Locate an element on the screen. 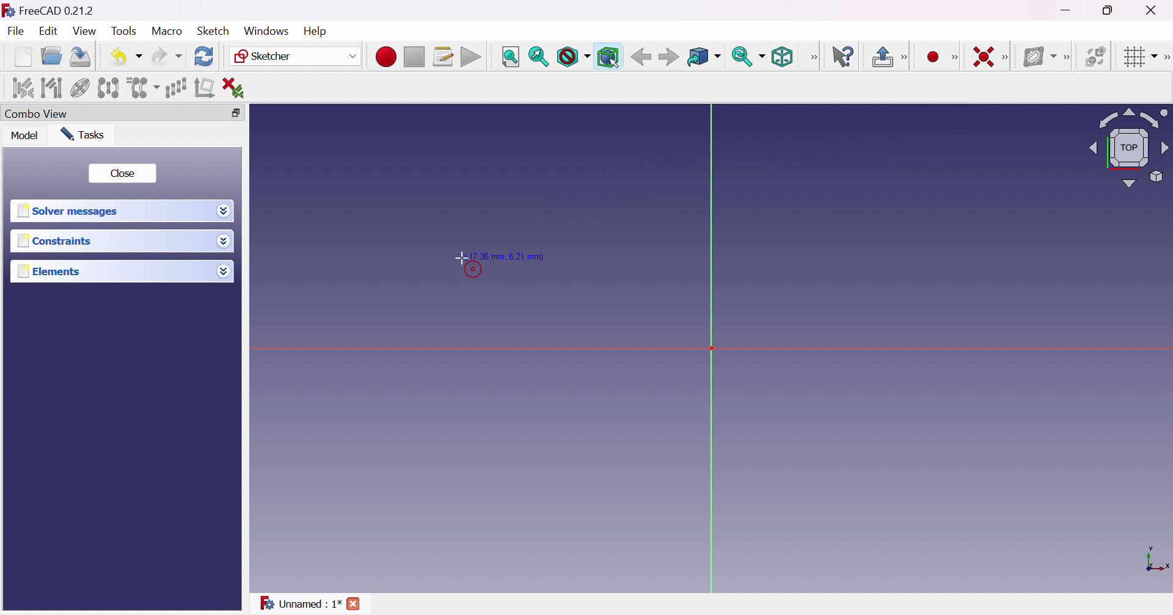 The image size is (1173, 615). Back is located at coordinates (640, 57).